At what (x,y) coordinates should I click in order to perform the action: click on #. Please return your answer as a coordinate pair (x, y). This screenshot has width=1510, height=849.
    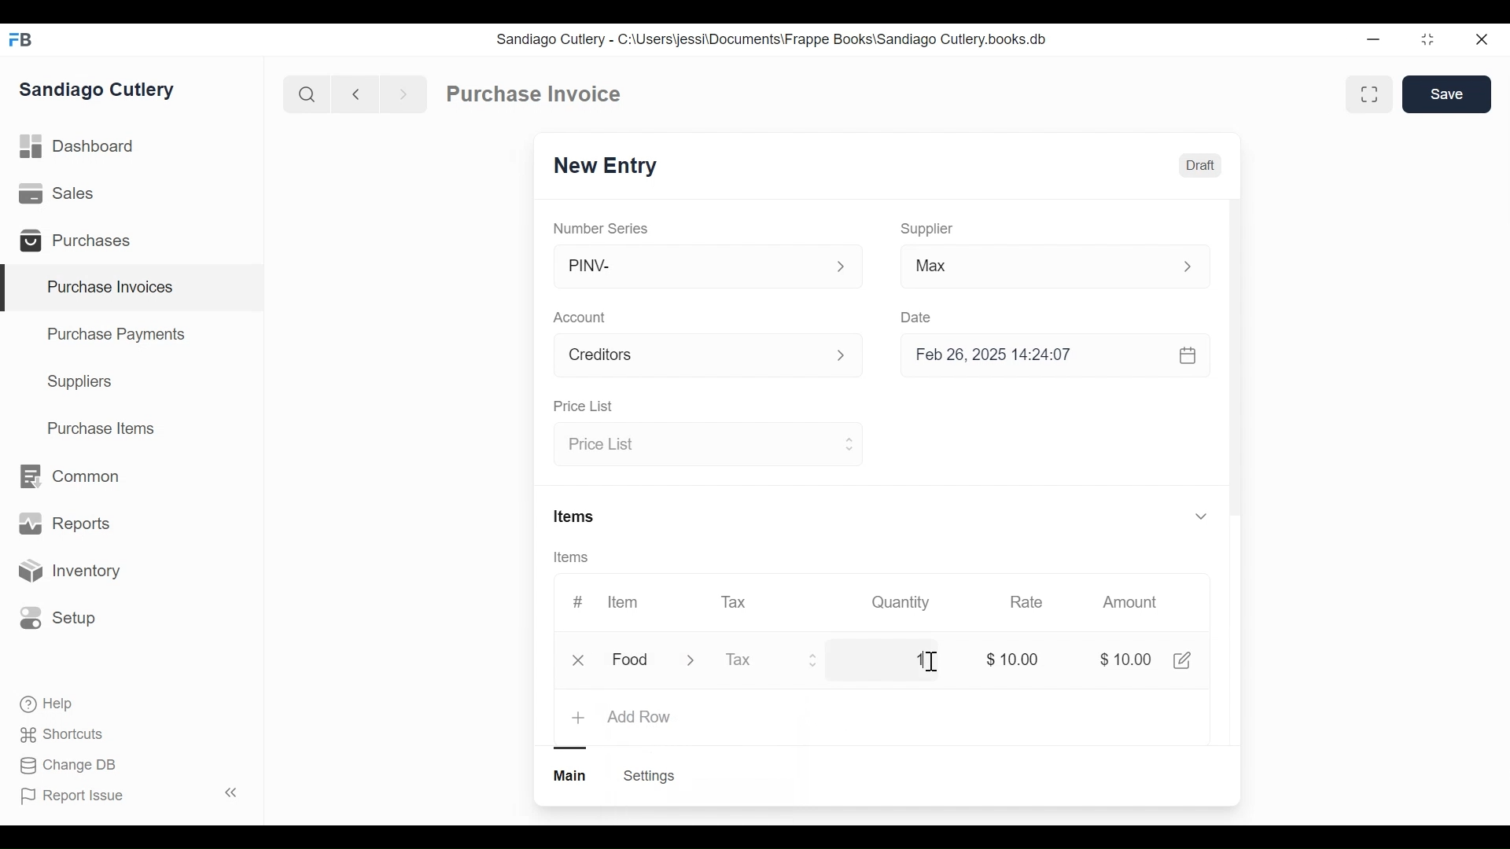
    Looking at the image, I should click on (578, 601).